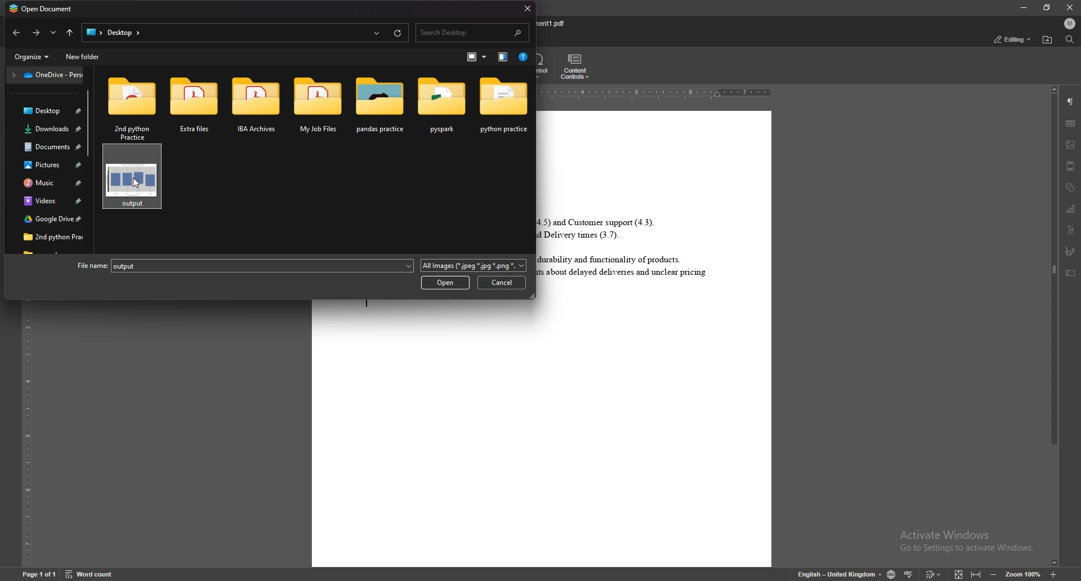  I want to click on find, so click(1070, 39).